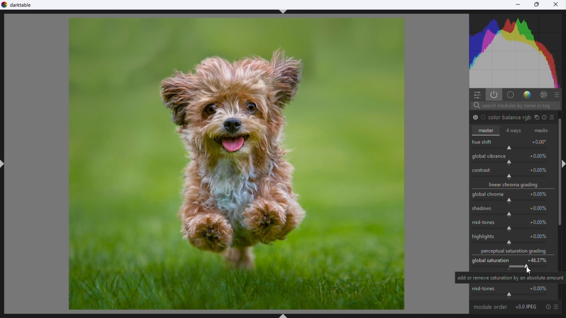 This screenshot has width=566, height=318. I want to click on Global Croma, so click(512, 197).